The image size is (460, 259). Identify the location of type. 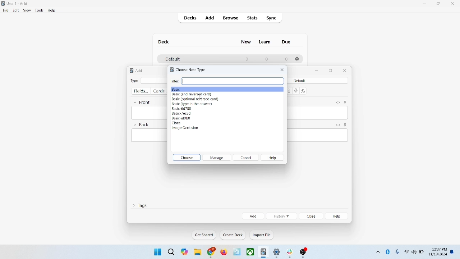
(134, 80).